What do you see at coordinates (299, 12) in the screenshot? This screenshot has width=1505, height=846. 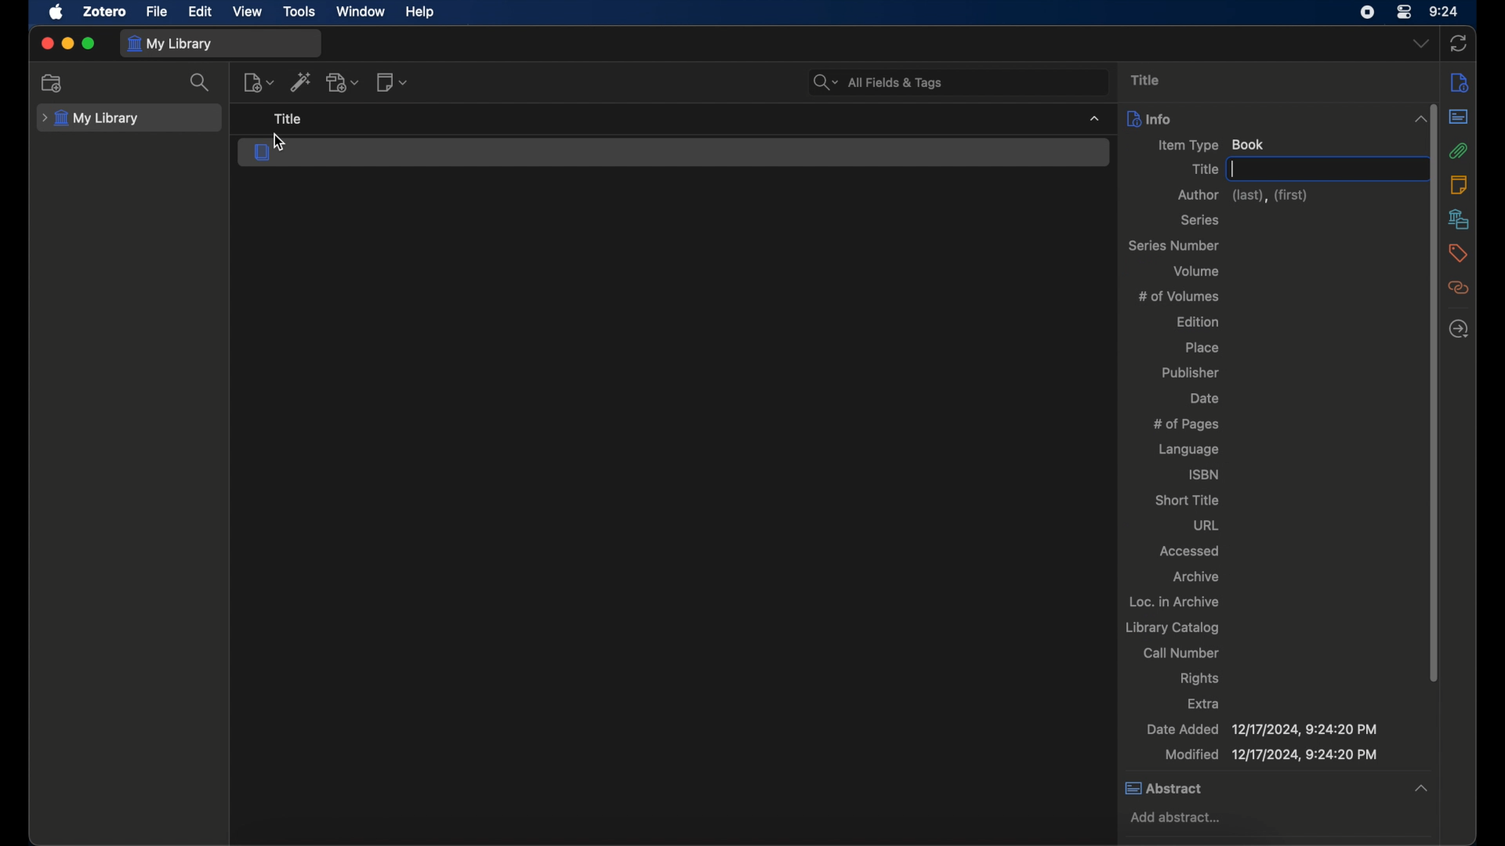 I see `tools` at bounding box center [299, 12].